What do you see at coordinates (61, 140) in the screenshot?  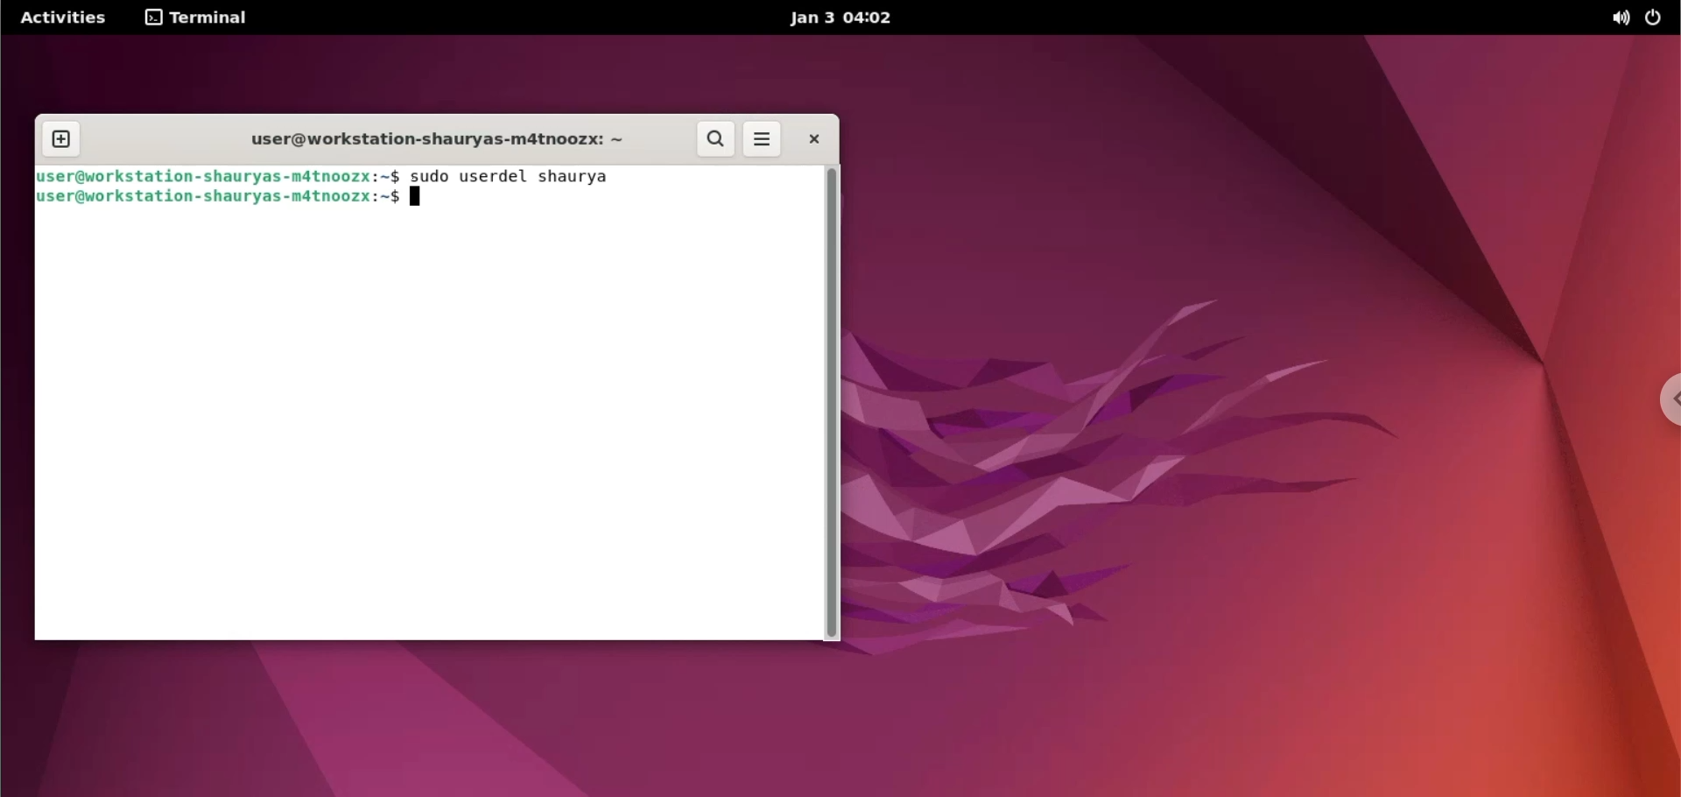 I see `new tab` at bounding box center [61, 140].